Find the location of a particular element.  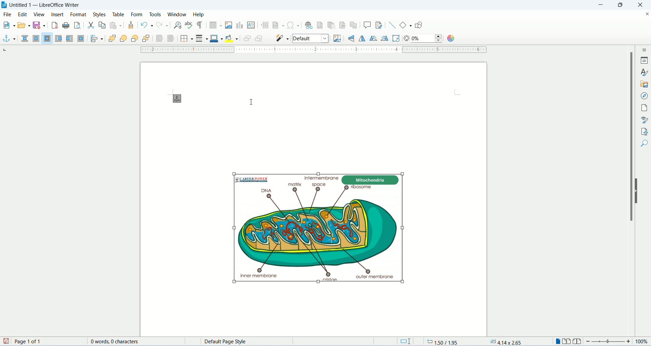

rotate is located at coordinates (397, 39).